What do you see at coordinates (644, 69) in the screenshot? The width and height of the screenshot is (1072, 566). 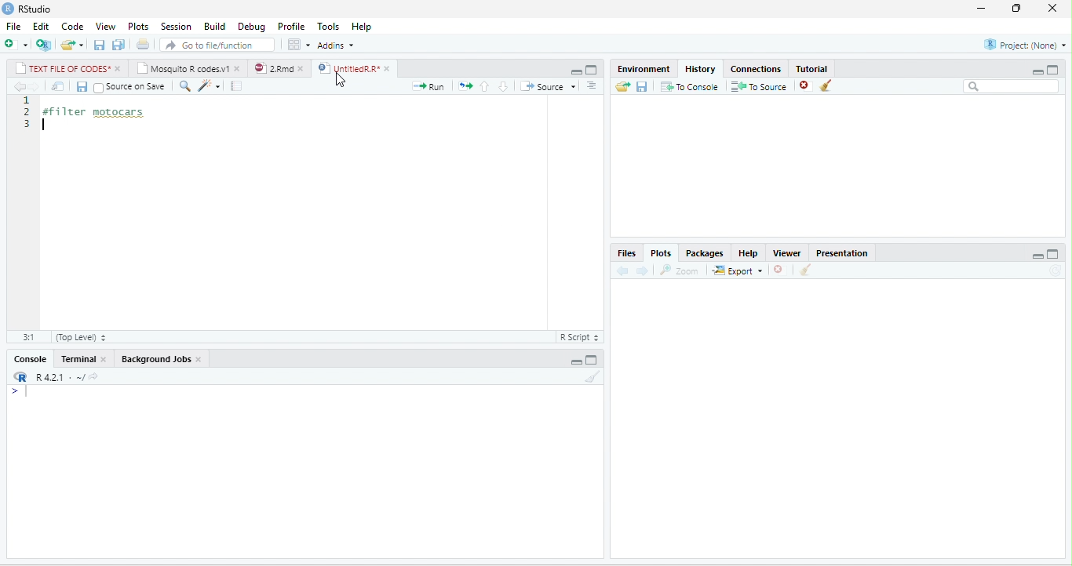 I see `Environment` at bounding box center [644, 69].